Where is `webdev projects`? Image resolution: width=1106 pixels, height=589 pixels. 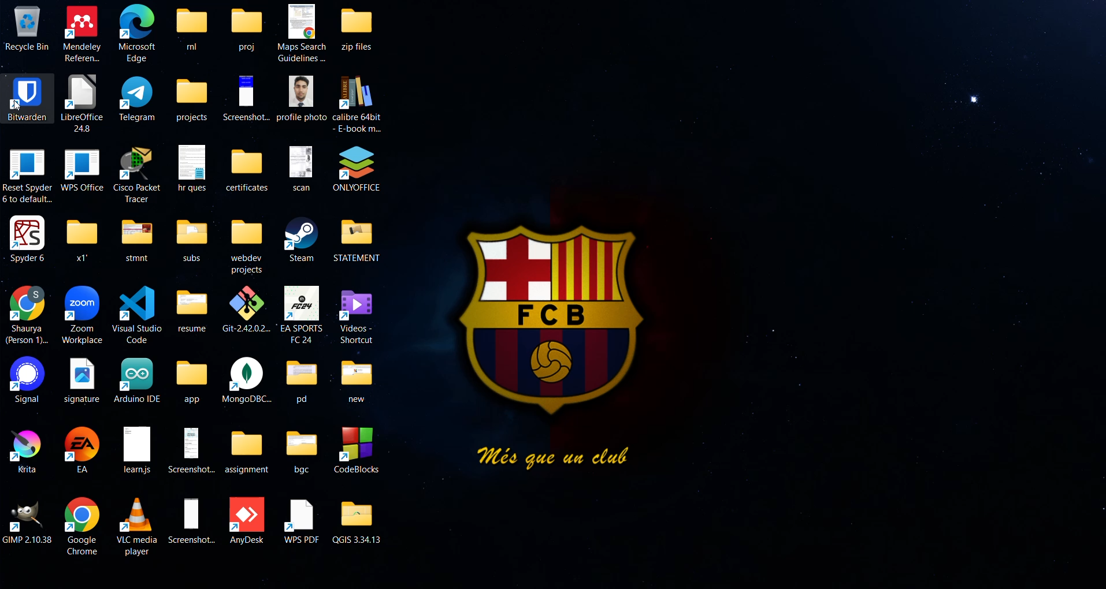 webdev projects is located at coordinates (247, 245).